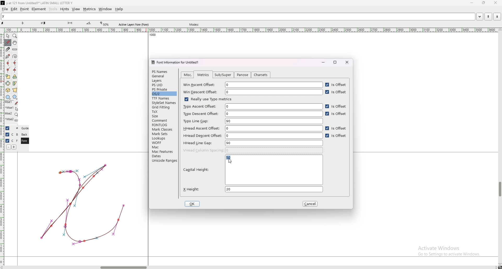 This screenshot has height=269, width=502. What do you see at coordinates (252, 189) in the screenshot?
I see `x height 20` at bounding box center [252, 189].